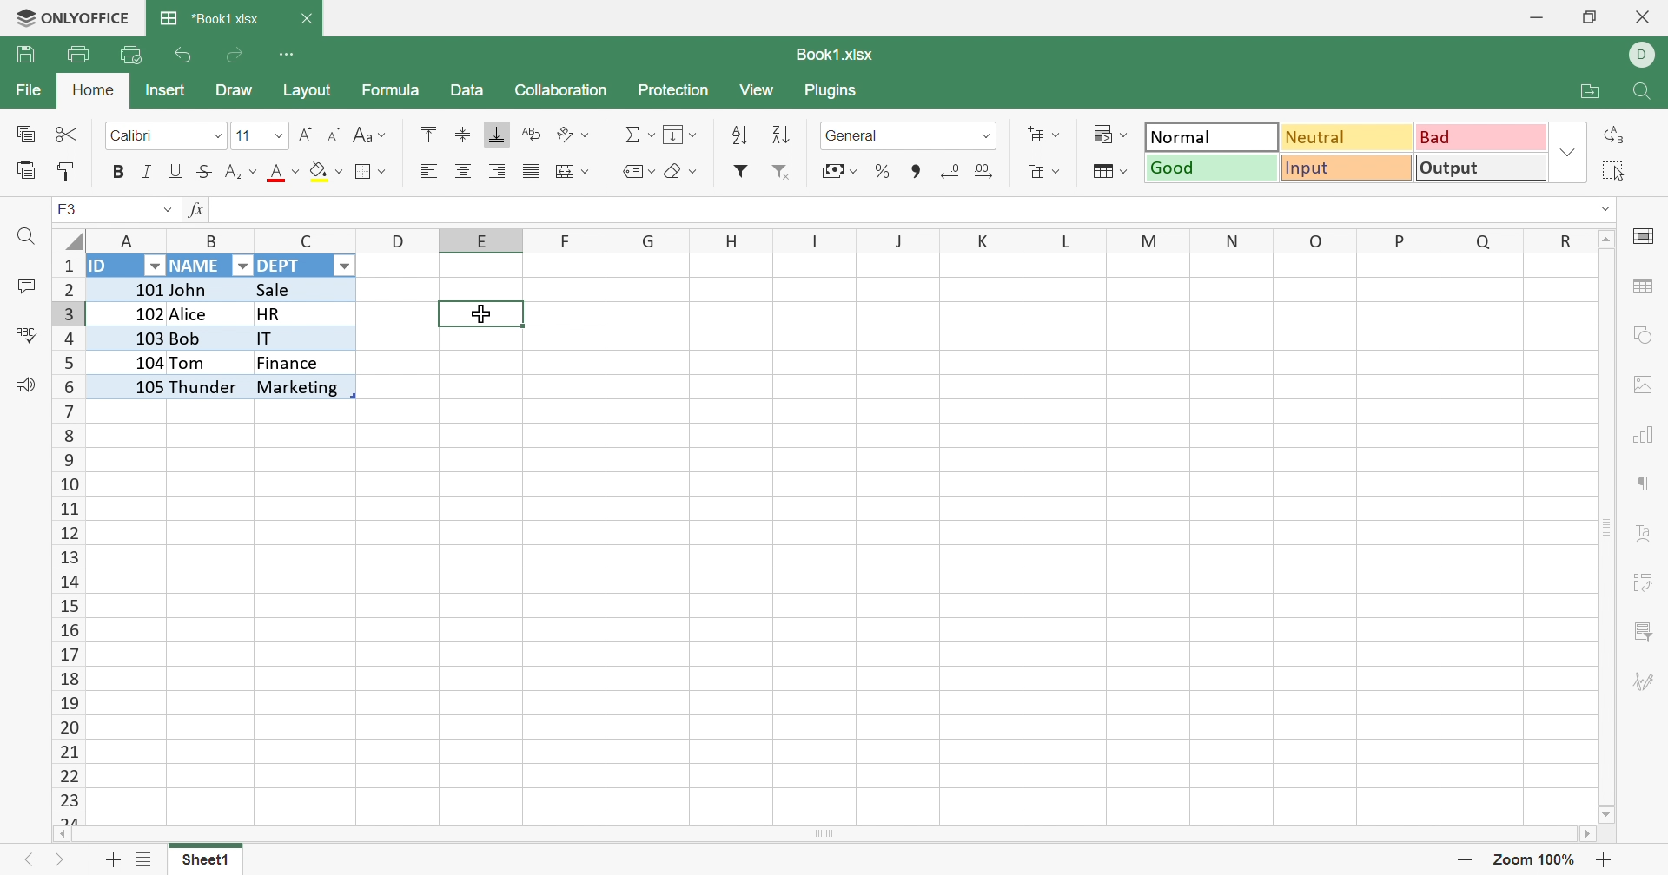 The image size is (1668, 875). I want to click on Scroll Up, so click(1609, 240).